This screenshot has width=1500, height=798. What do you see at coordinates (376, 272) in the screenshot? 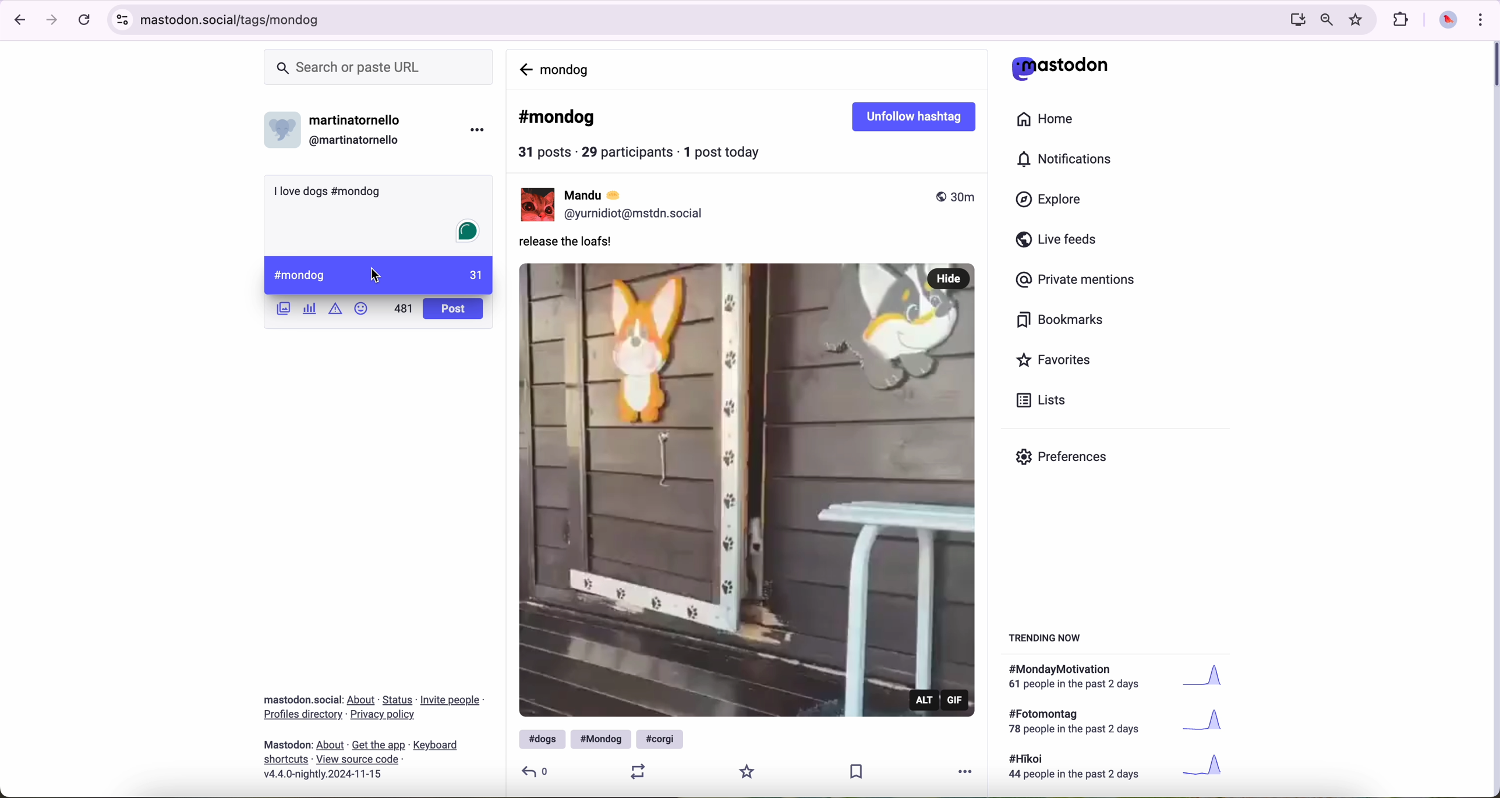
I see `cursor on post message` at bounding box center [376, 272].